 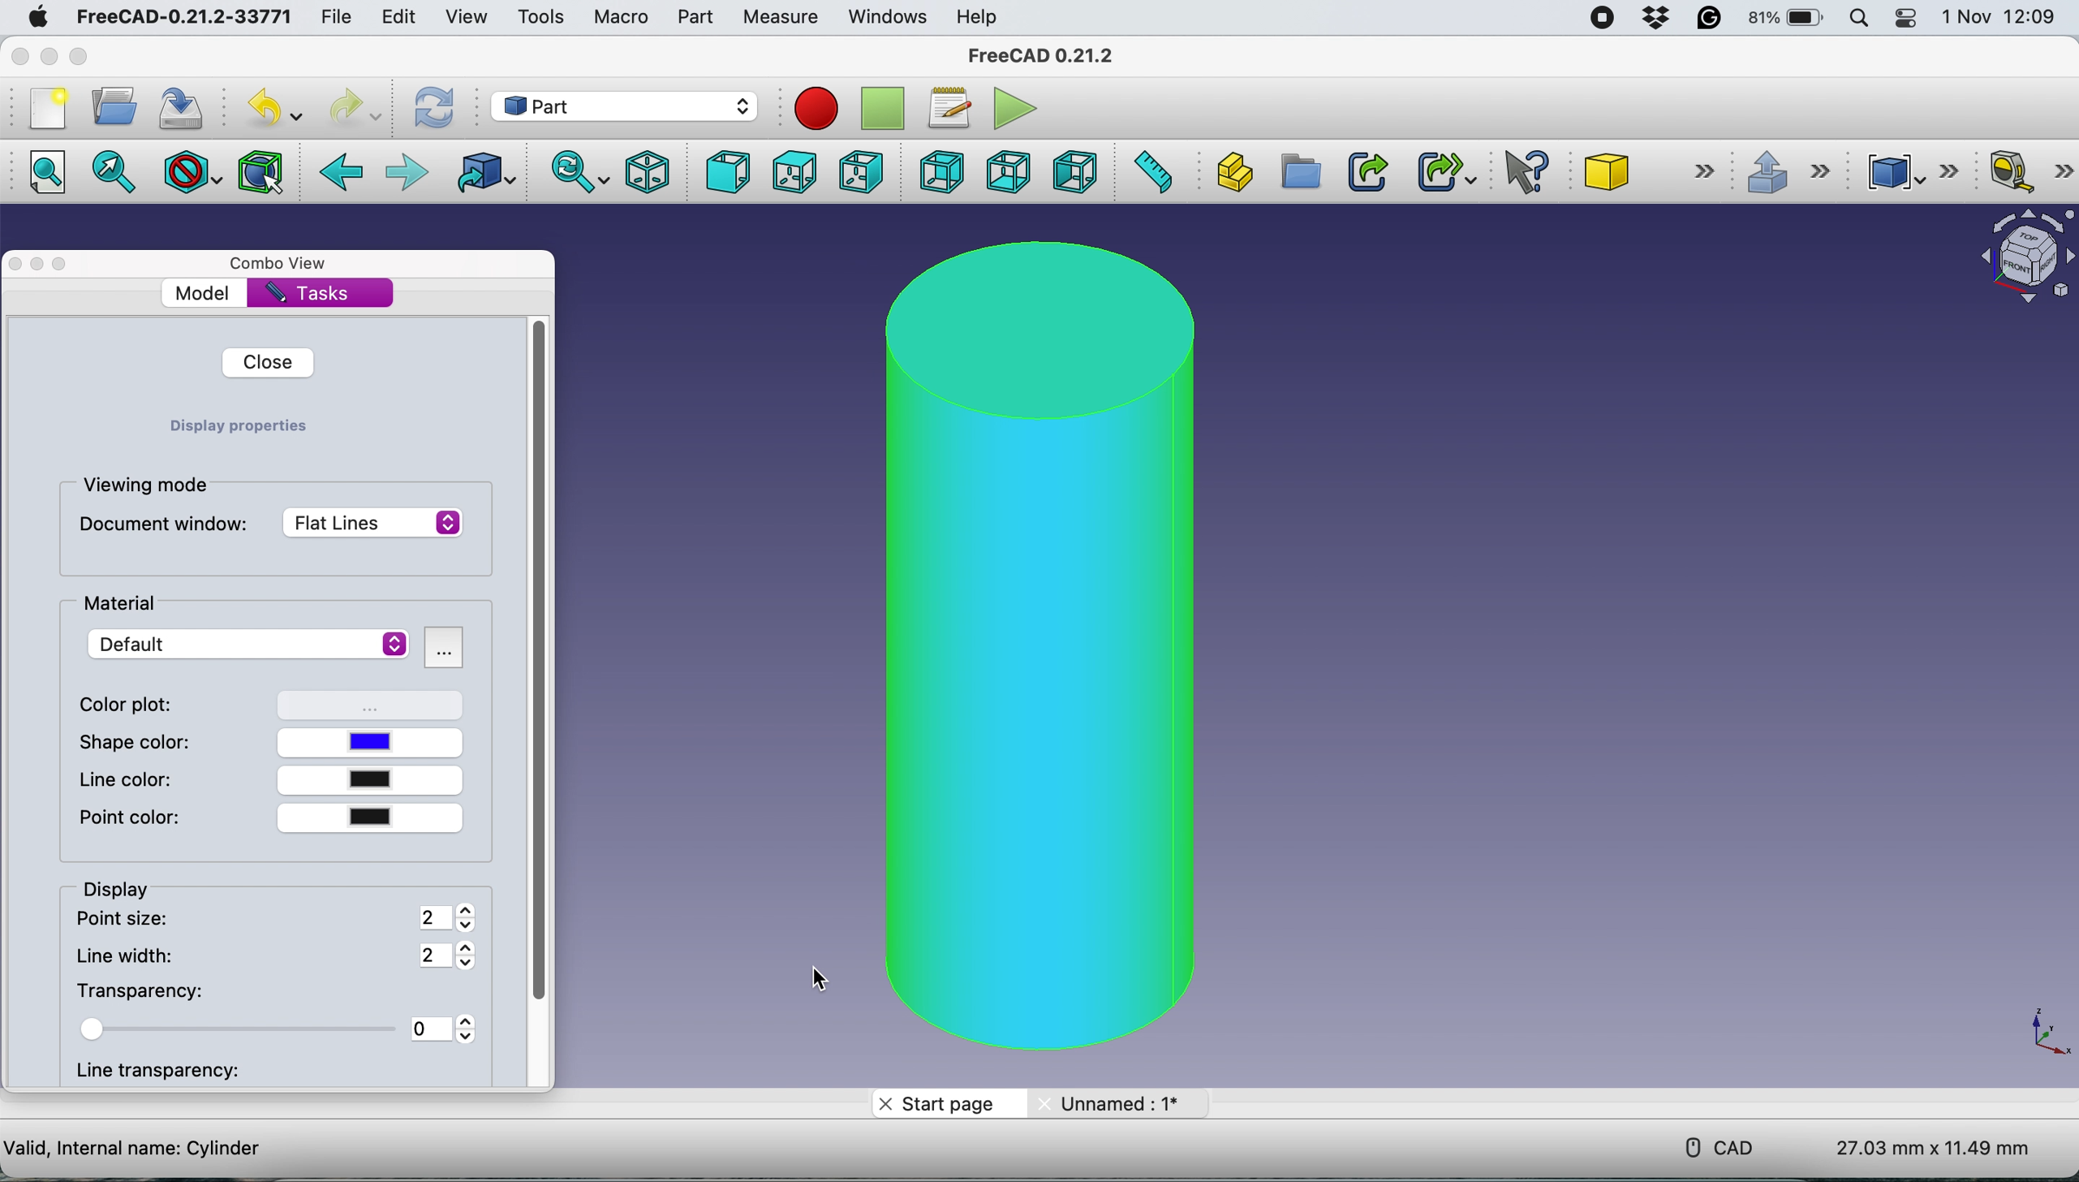 I want to click on close, so click(x=20, y=55).